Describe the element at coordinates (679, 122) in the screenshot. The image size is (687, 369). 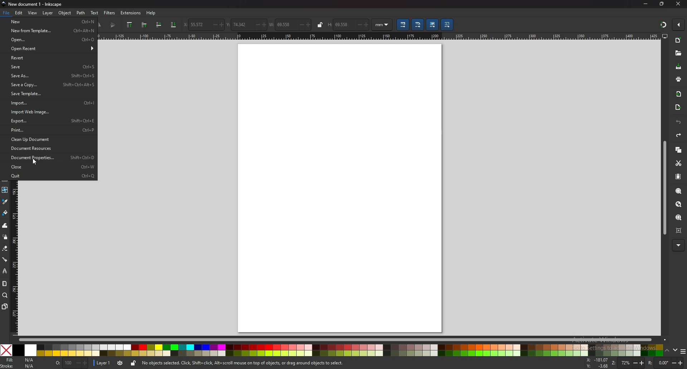
I see `undo` at that location.